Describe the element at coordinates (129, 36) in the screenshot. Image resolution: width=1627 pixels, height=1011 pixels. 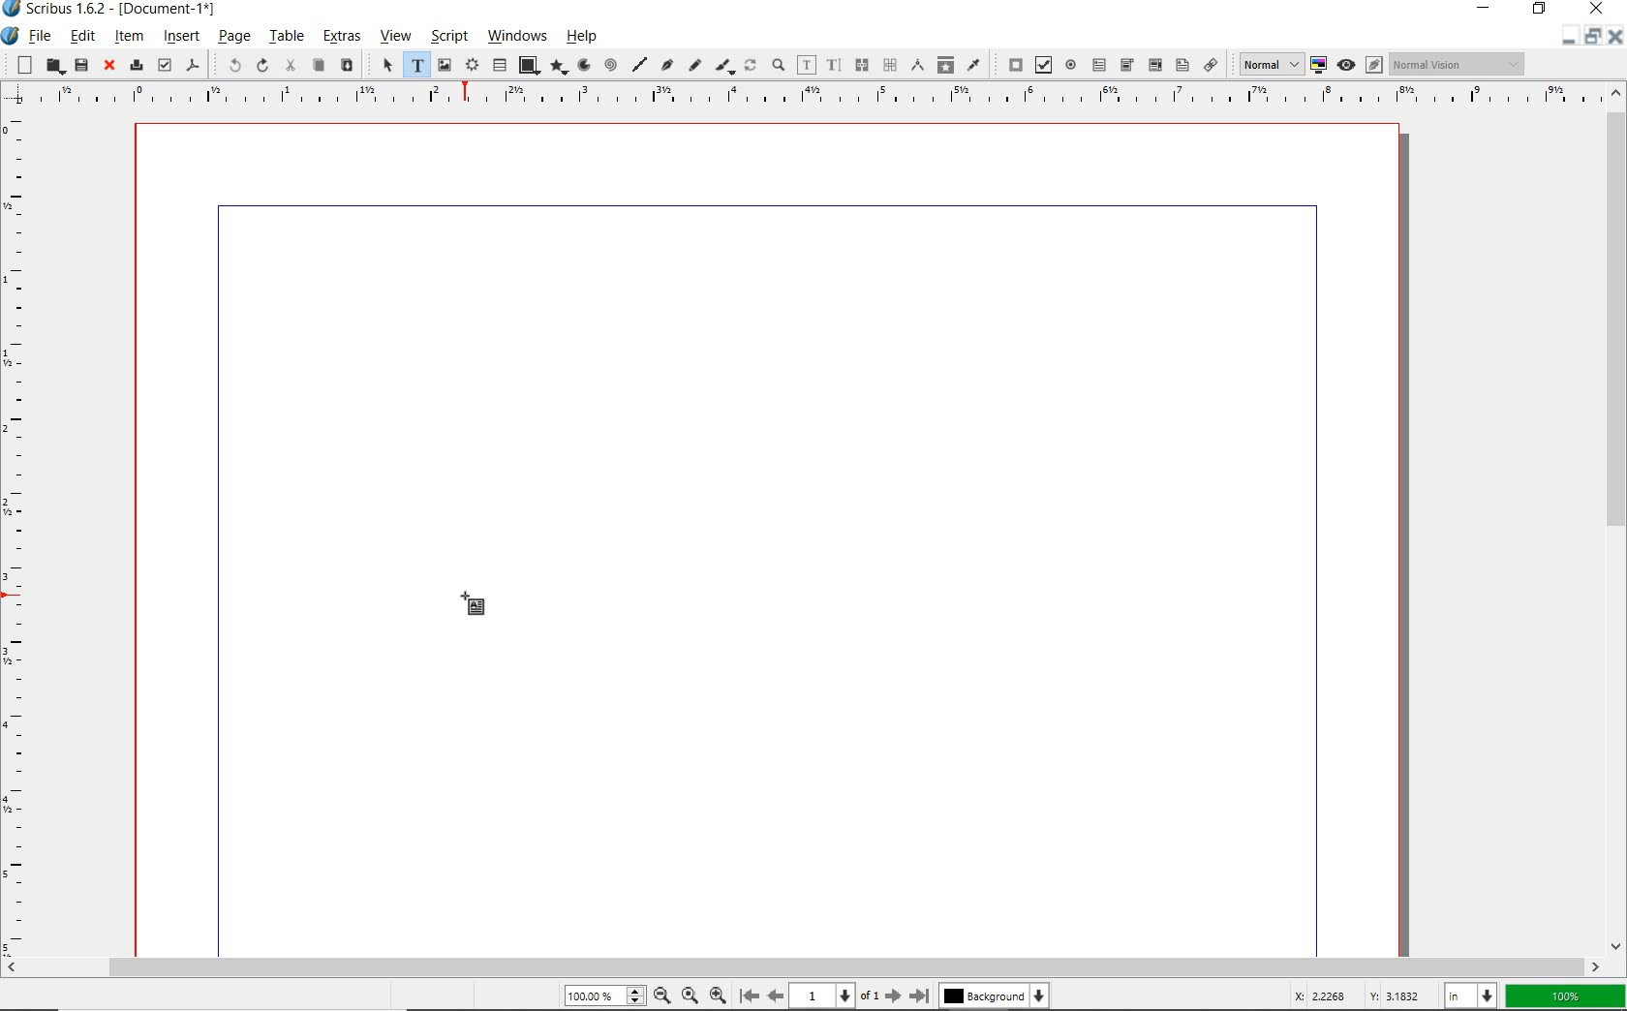
I see `item` at that location.